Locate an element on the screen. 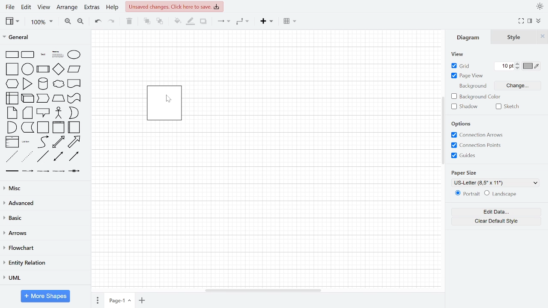  collapse is located at coordinates (539, 21).